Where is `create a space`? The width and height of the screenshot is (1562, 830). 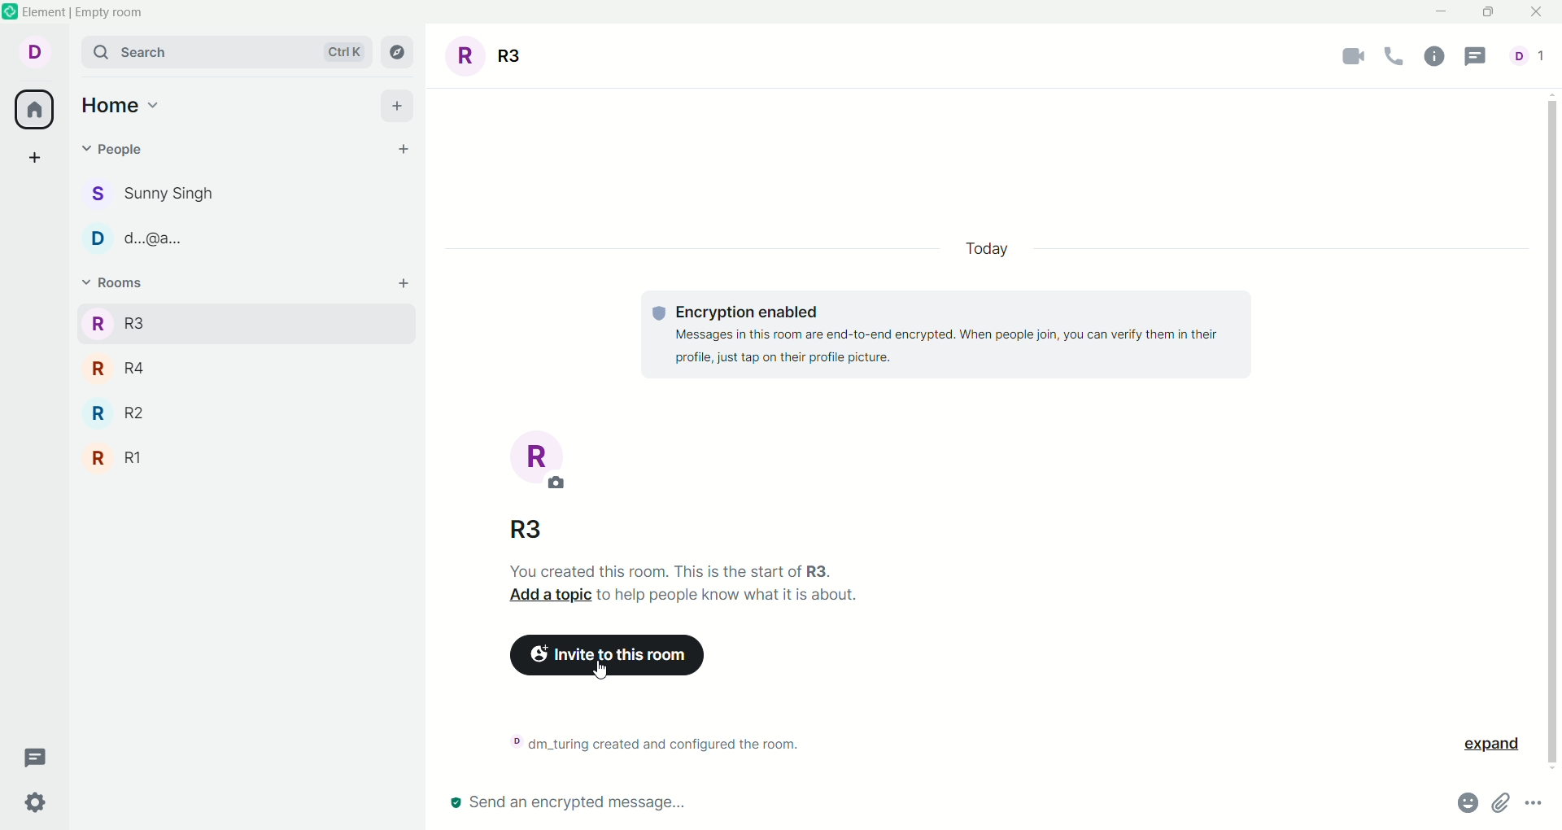 create a space is located at coordinates (33, 159).